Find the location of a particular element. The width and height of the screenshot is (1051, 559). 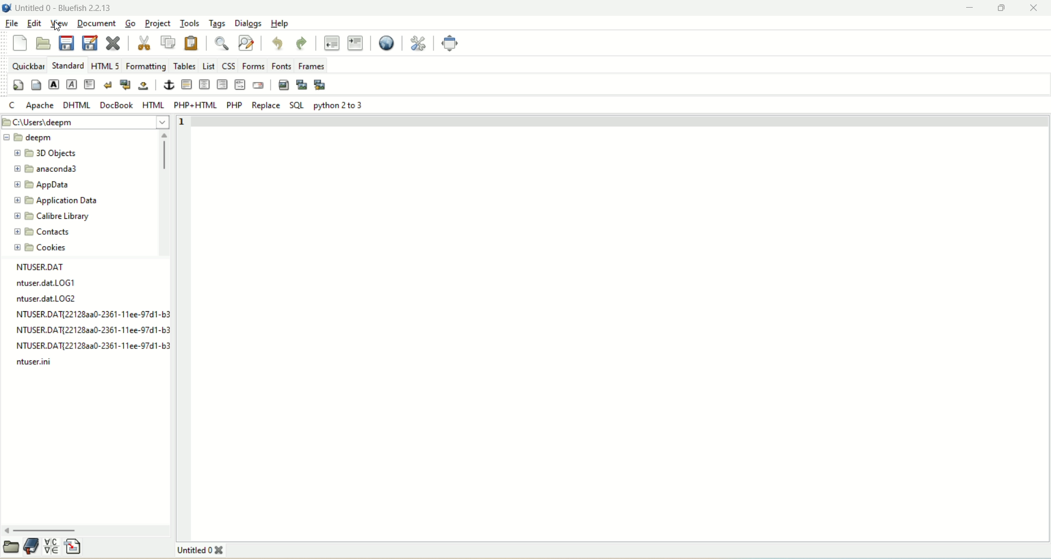

appdata is located at coordinates (43, 185).